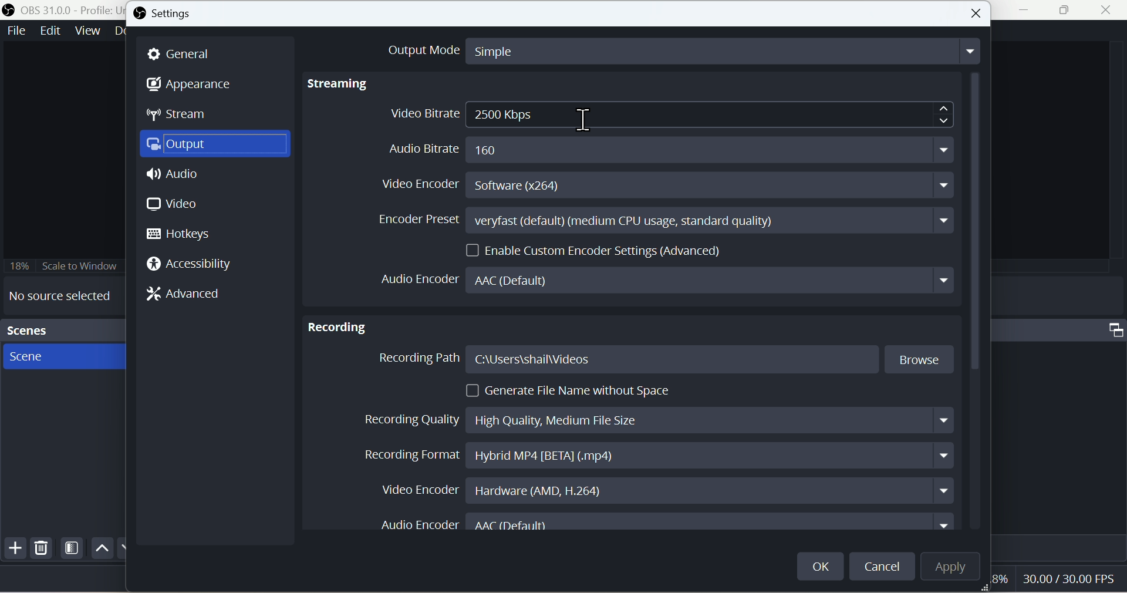 The image size is (1127, 593). I want to click on Recording Path, so click(666, 360).